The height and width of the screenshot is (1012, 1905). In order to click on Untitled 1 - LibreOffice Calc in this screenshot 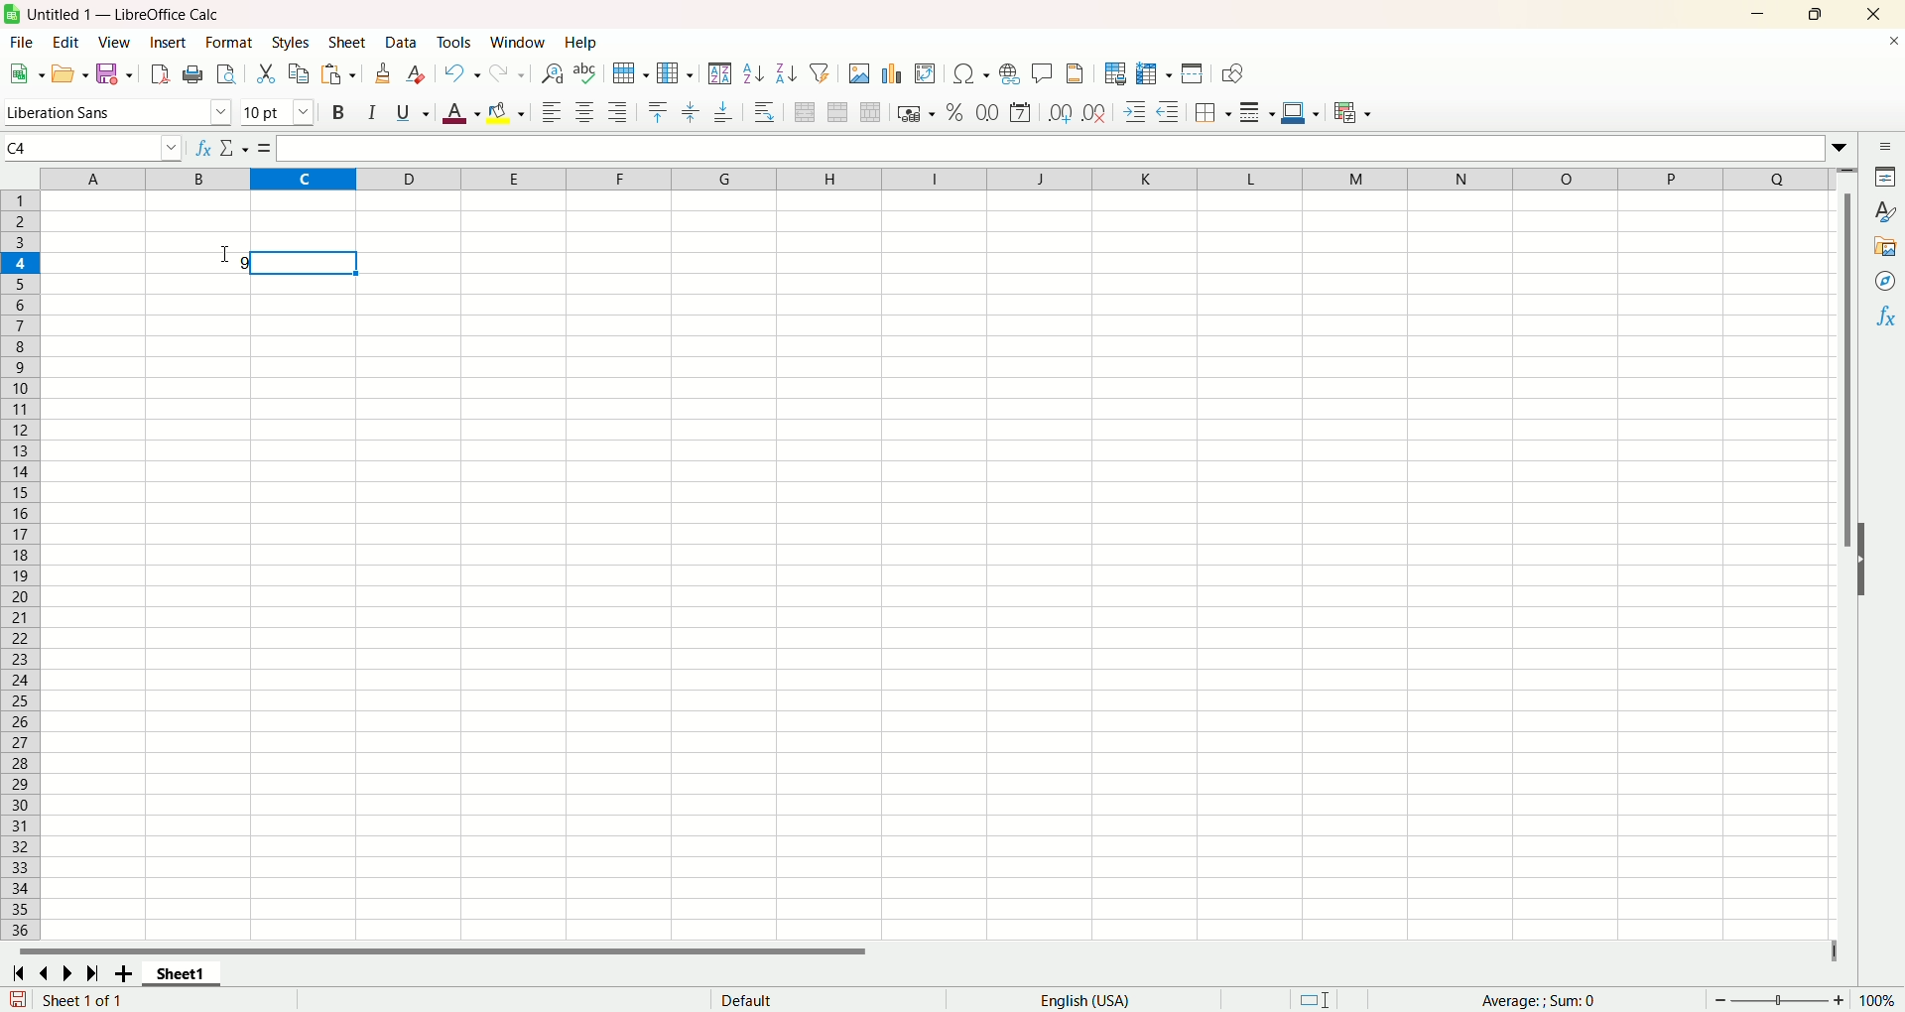, I will do `click(135, 12)`.